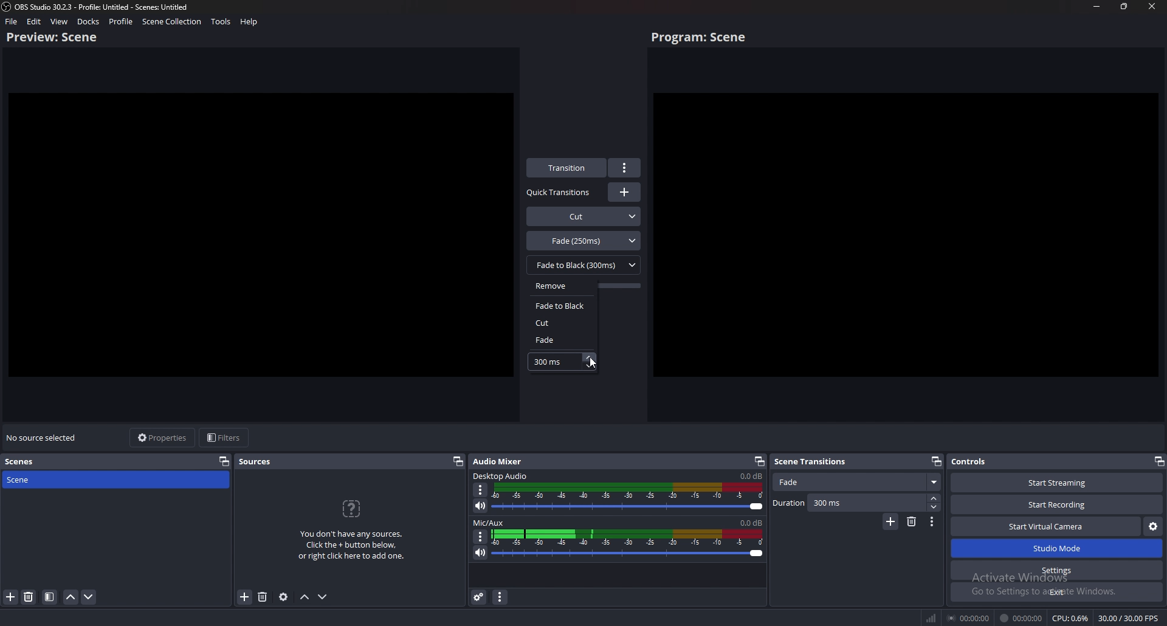  What do you see at coordinates (29, 597) in the screenshot?
I see `delete source` at bounding box center [29, 597].